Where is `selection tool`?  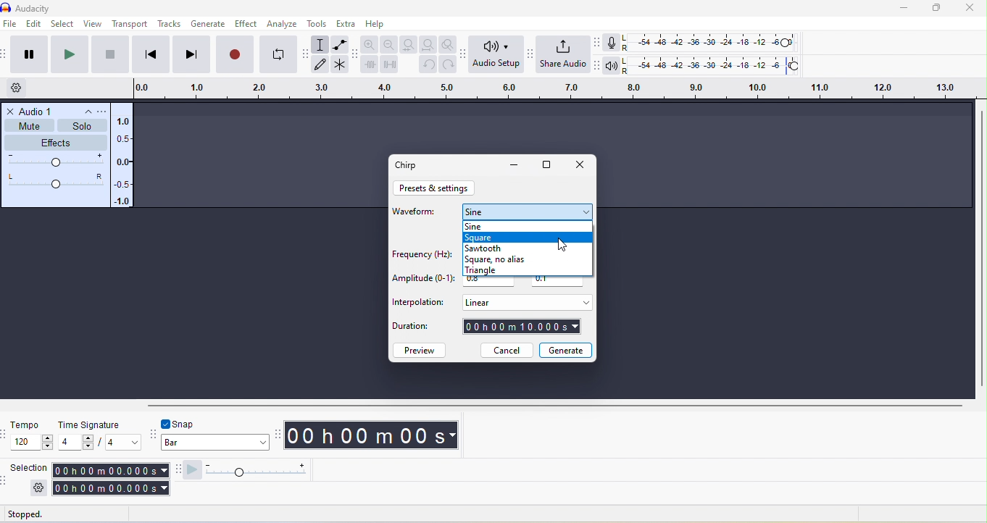 selection tool is located at coordinates (322, 44).